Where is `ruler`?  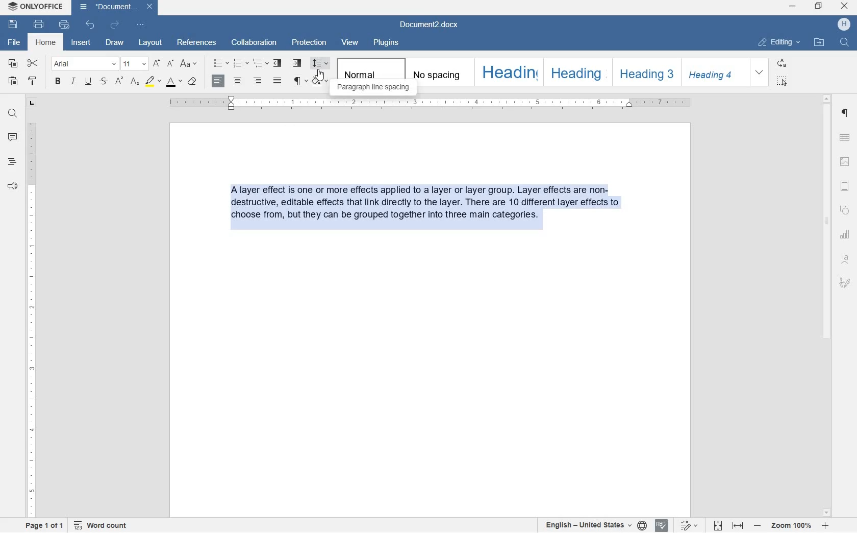 ruler is located at coordinates (31, 317).